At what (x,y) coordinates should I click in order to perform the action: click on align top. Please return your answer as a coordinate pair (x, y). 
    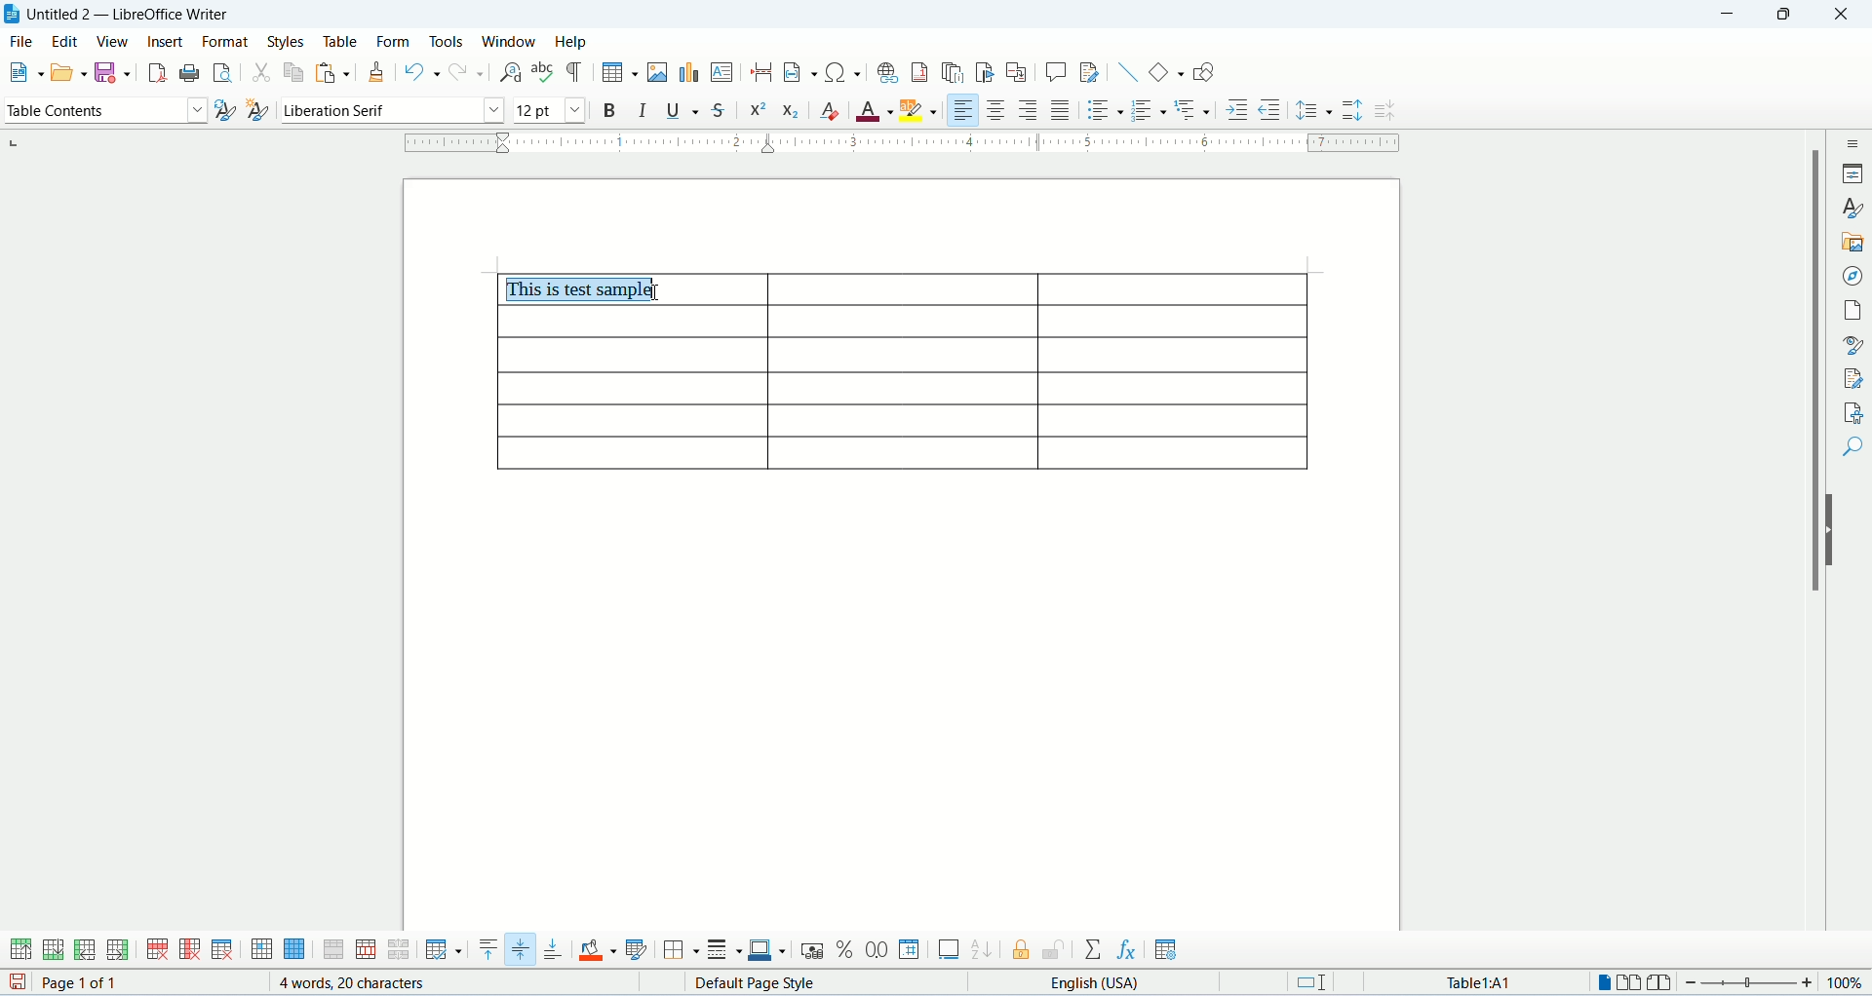
    Looking at the image, I should click on (486, 951).